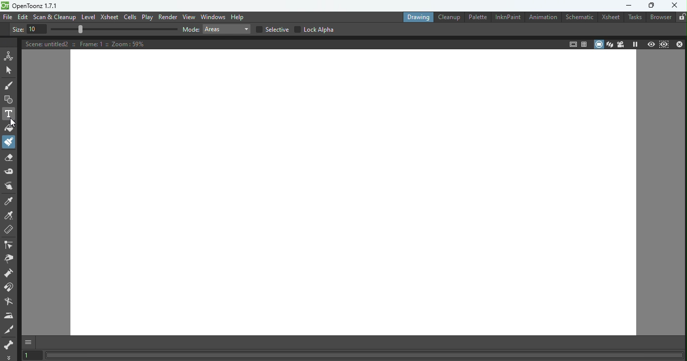 This screenshot has height=361, width=687. What do you see at coordinates (415, 18) in the screenshot?
I see `Drawing` at bounding box center [415, 18].